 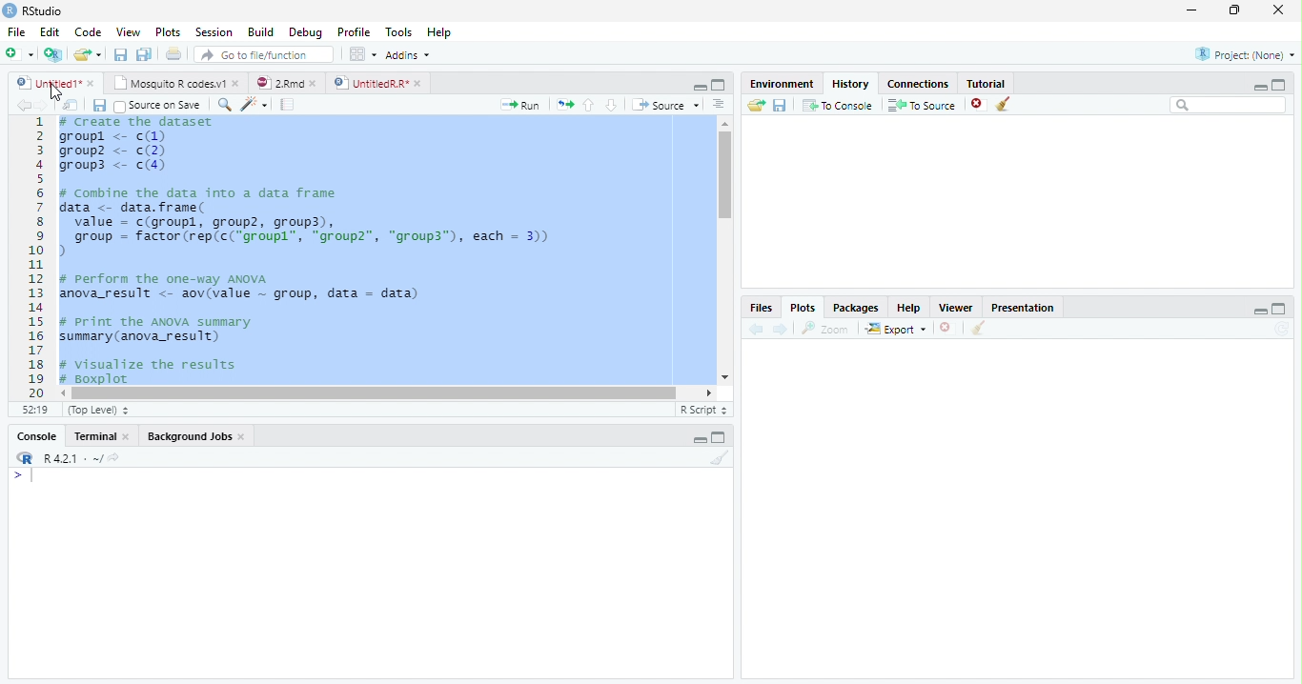 I want to click on Minimize, so click(x=1260, y=312).